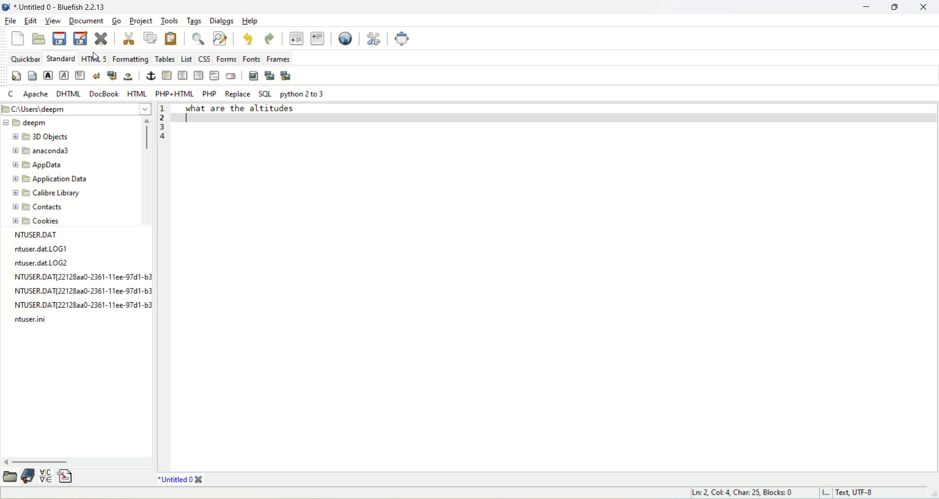  I want to click on horizontal rule, so click(168, 77).